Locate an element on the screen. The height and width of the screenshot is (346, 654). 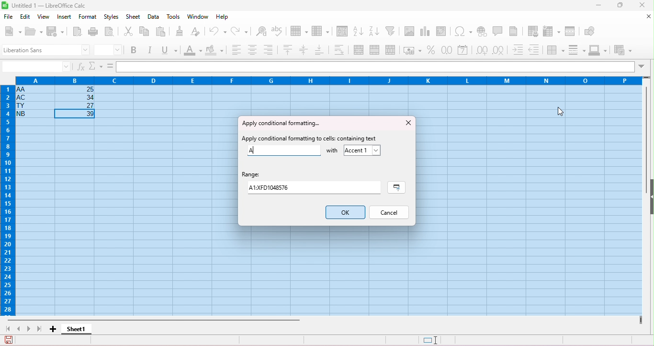
last sheet is located at coordinates (39, 329).